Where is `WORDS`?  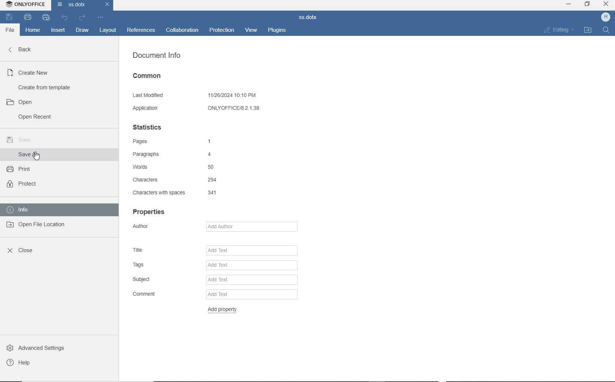
WORDS is located at coordinates (174, 167).